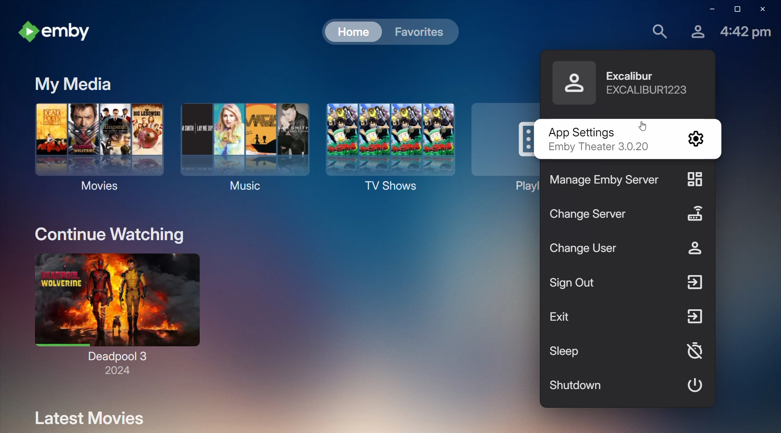 The width and height of the screenshot is (781, 433). What do you see at coordinates (658, 31) in the screenshot?
I see `Find` at bounding box center [658, 31].